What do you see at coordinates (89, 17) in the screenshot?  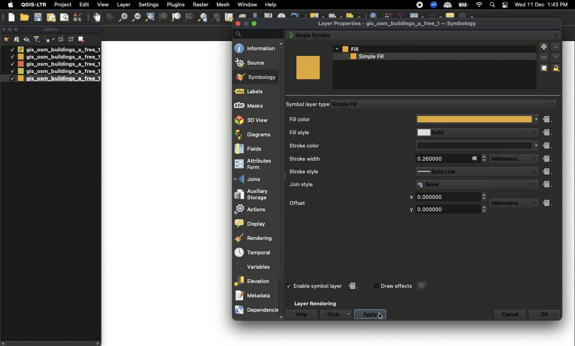 I see `` at bounding box center [89, 17].